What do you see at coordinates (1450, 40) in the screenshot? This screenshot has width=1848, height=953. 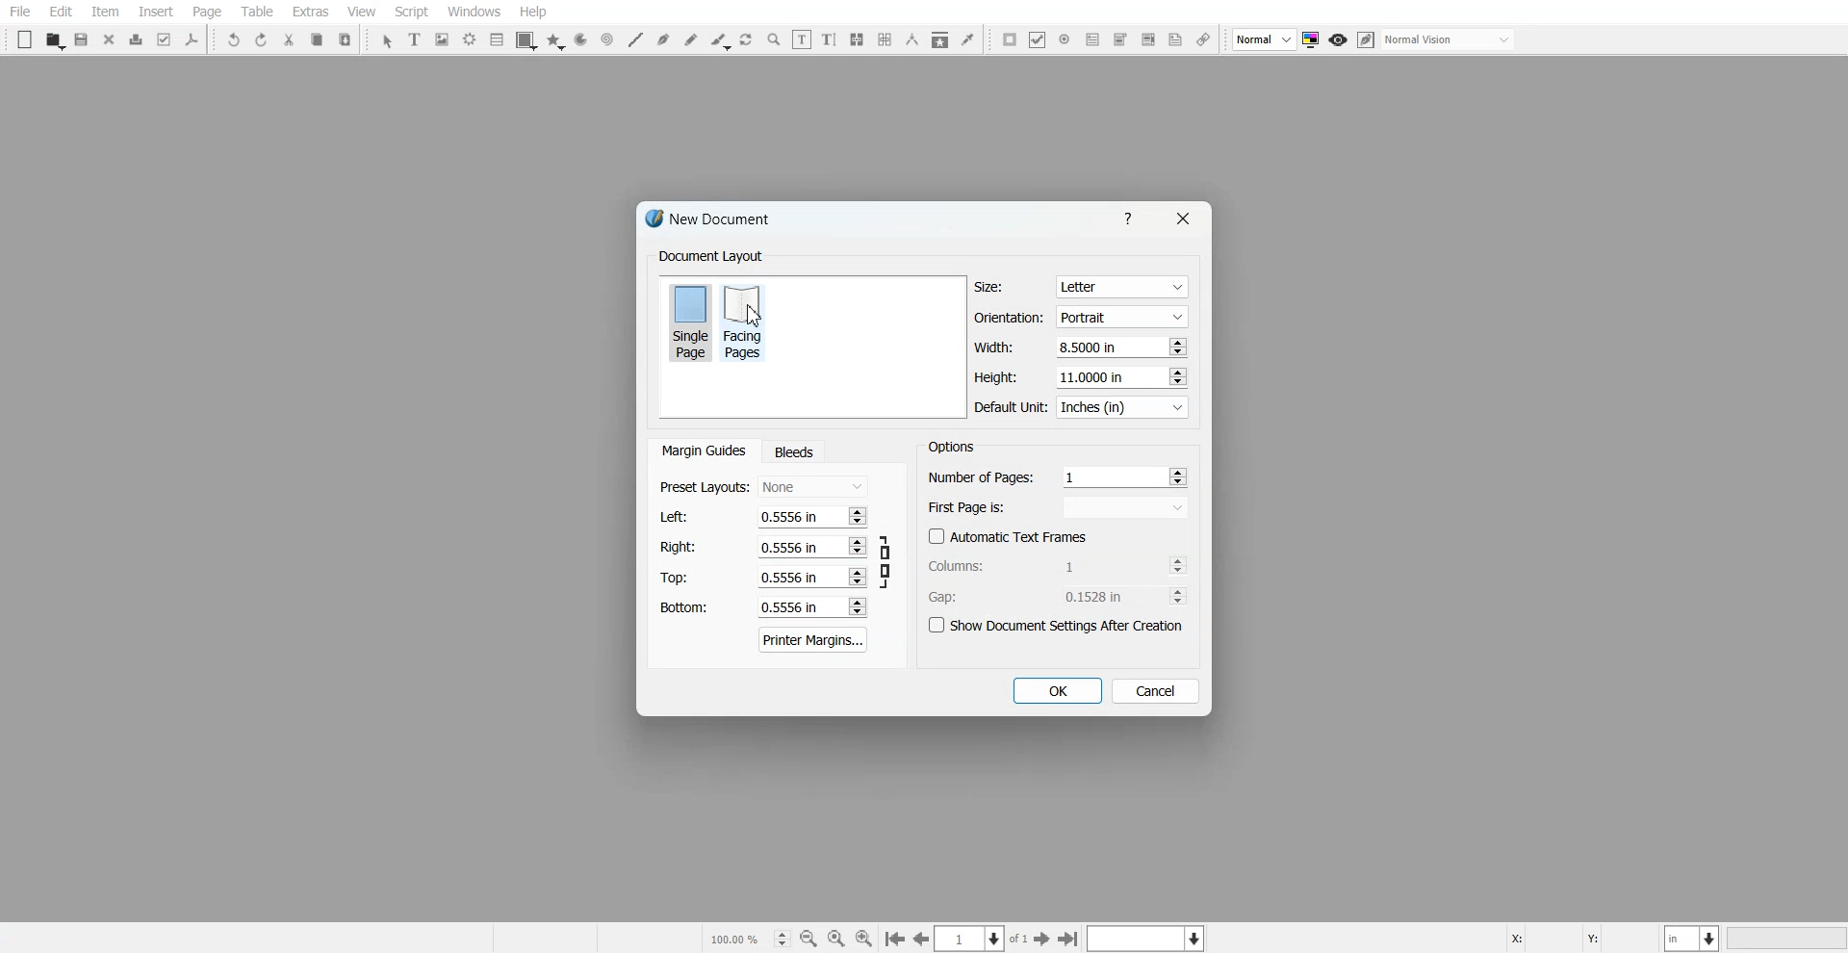 I see `Select visual appearance of the display` at bounding box center [1450, 40].